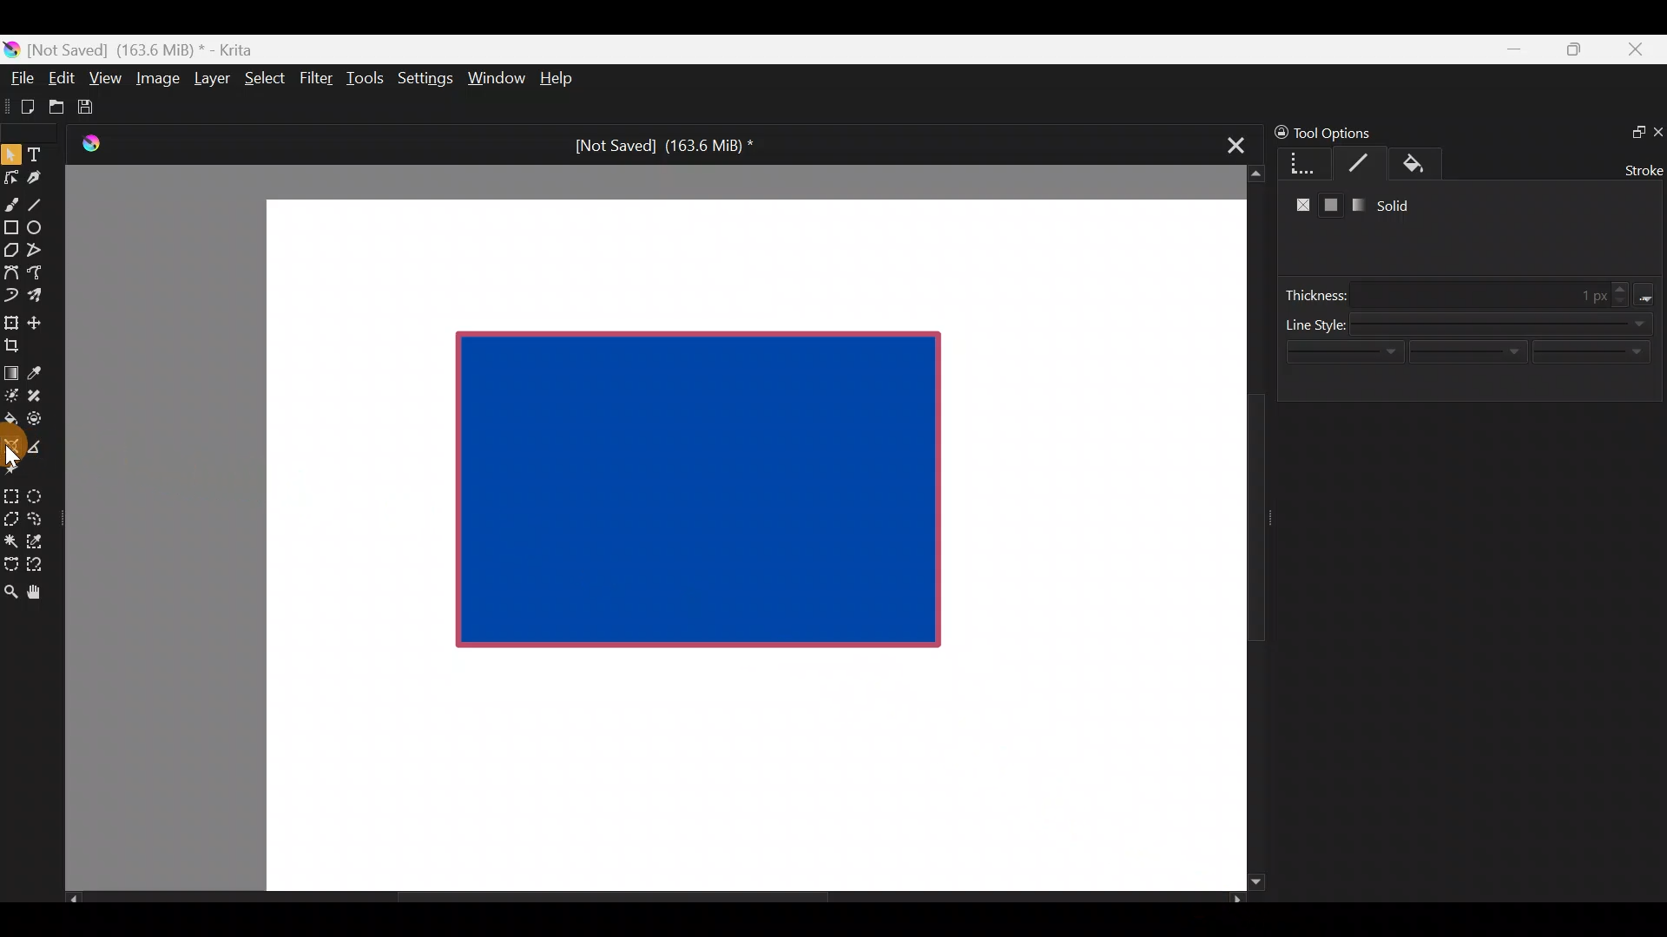 This screenshot has width=1667, height=937. I want to click on Draw a gradient, so click(10, 368).